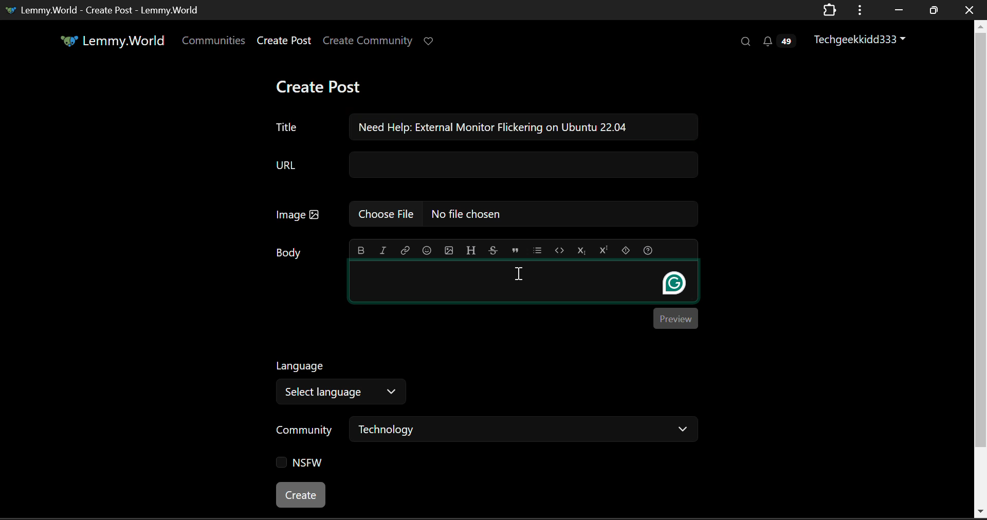 Image resolution: width=987 pixels, height=520 pixels. I want to click on Notifications, so click(781, 40).